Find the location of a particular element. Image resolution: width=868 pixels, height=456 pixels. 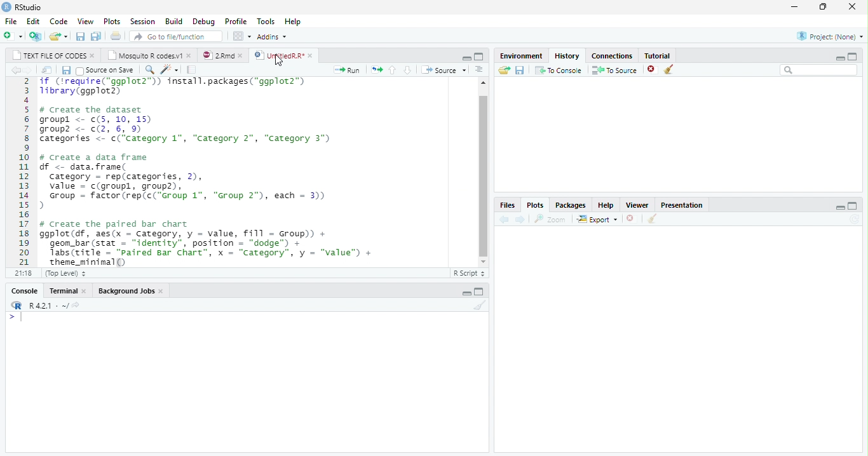

go forward is located at coordinates (27, 70).